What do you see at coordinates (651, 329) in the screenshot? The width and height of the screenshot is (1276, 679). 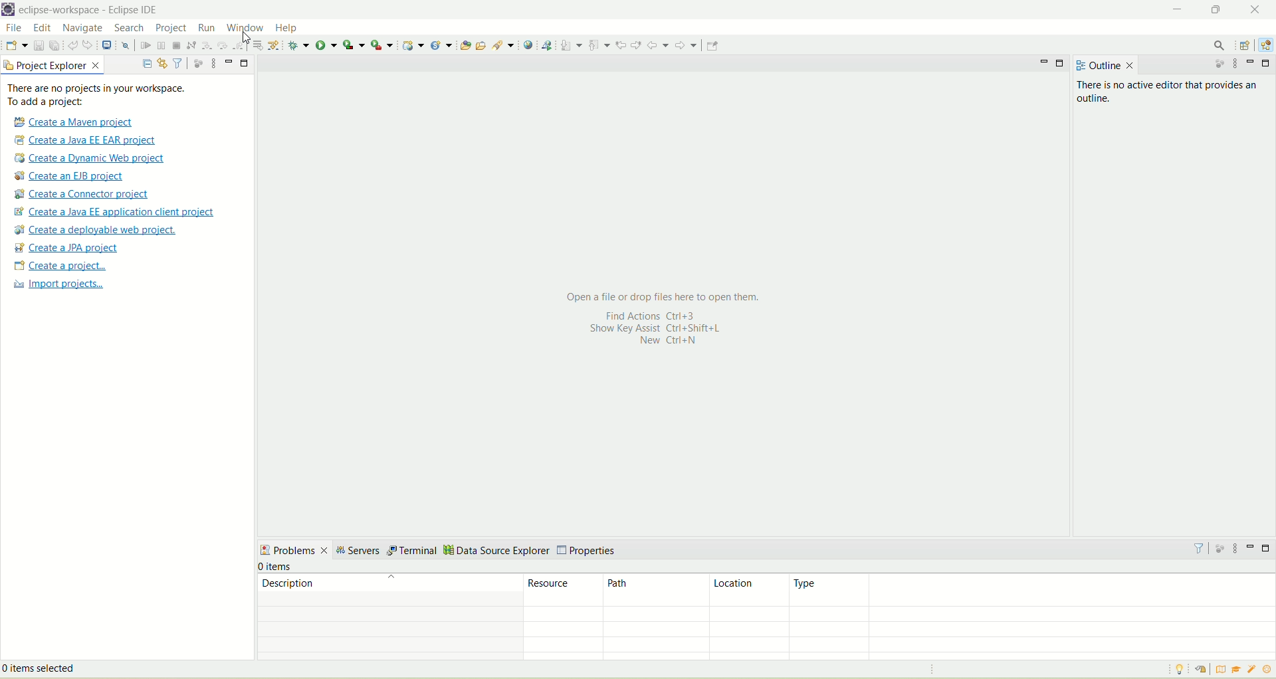 I see `Show Key assist Ctrl+Shift+L` at bounding box center [651, 329].